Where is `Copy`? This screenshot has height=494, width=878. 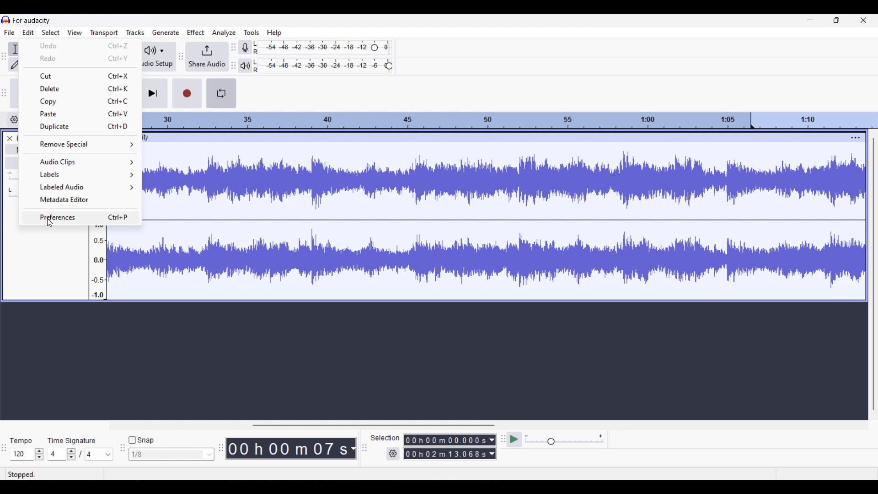
Copy is located at coordinates (81, 102).